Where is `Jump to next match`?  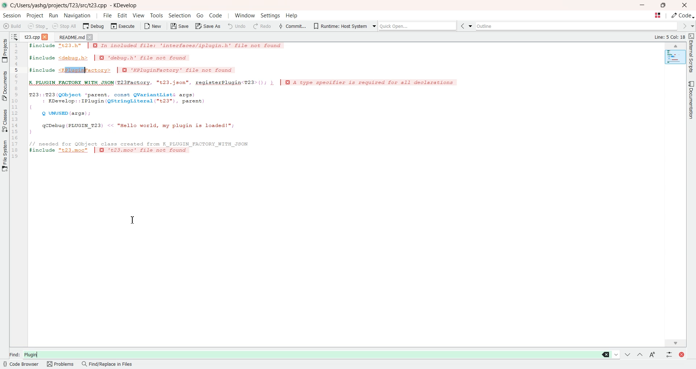
Jump to next match is located at coordinates (628, 354).